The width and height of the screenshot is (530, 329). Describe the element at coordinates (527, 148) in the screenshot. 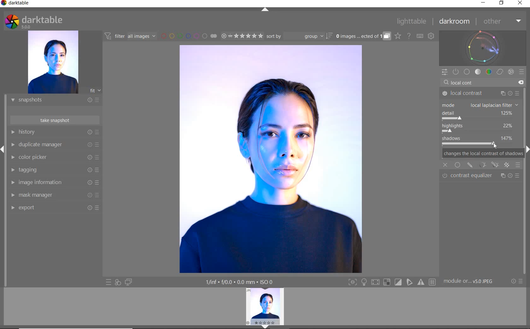

I see `Expand/Collapse` at that location.